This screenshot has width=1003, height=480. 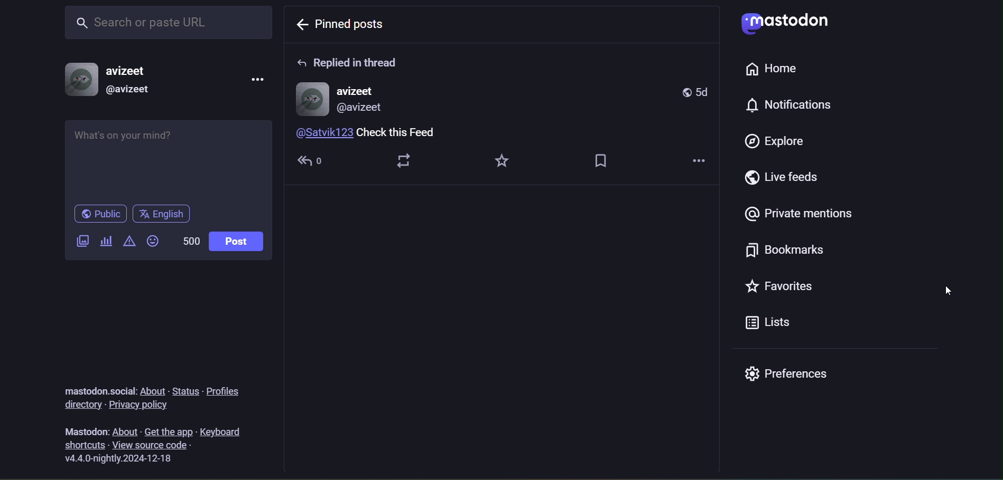 I want to click on more, so click(x=703, y=160).